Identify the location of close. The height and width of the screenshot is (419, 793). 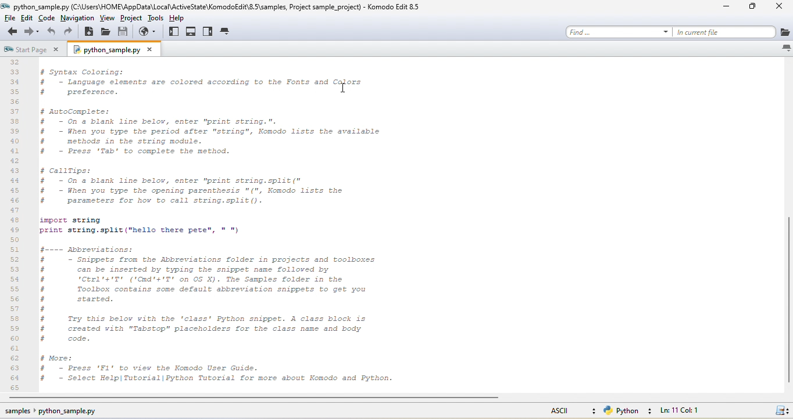
(777, 8).